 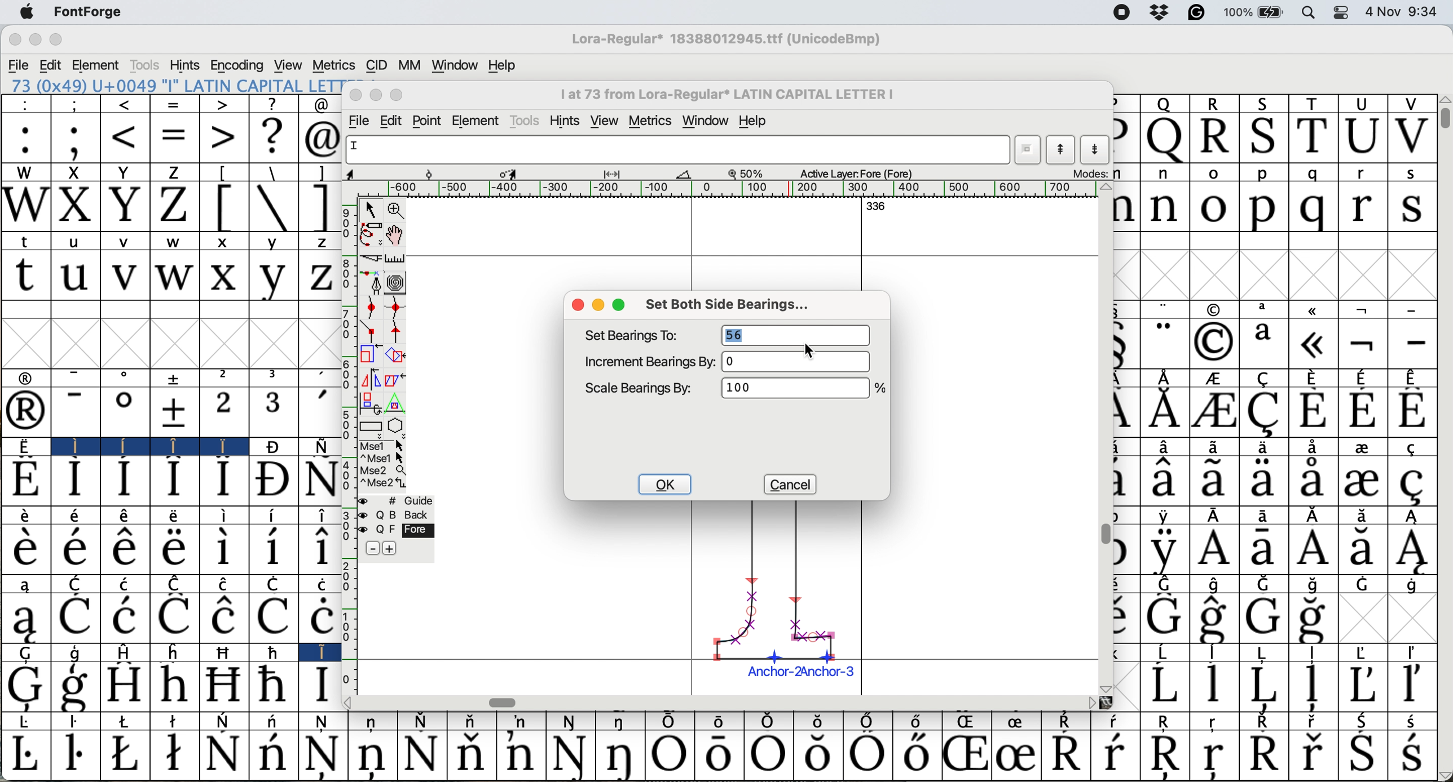 I want to click on Symbol, so click(x=1213, y=341).